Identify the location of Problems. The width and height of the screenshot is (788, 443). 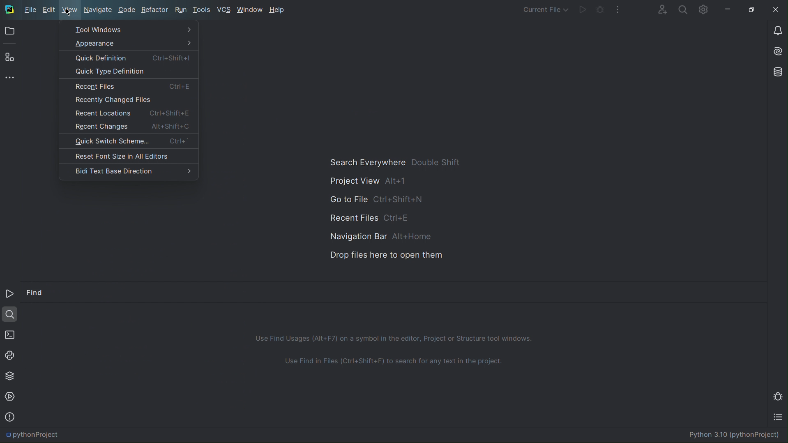
(9, 416).